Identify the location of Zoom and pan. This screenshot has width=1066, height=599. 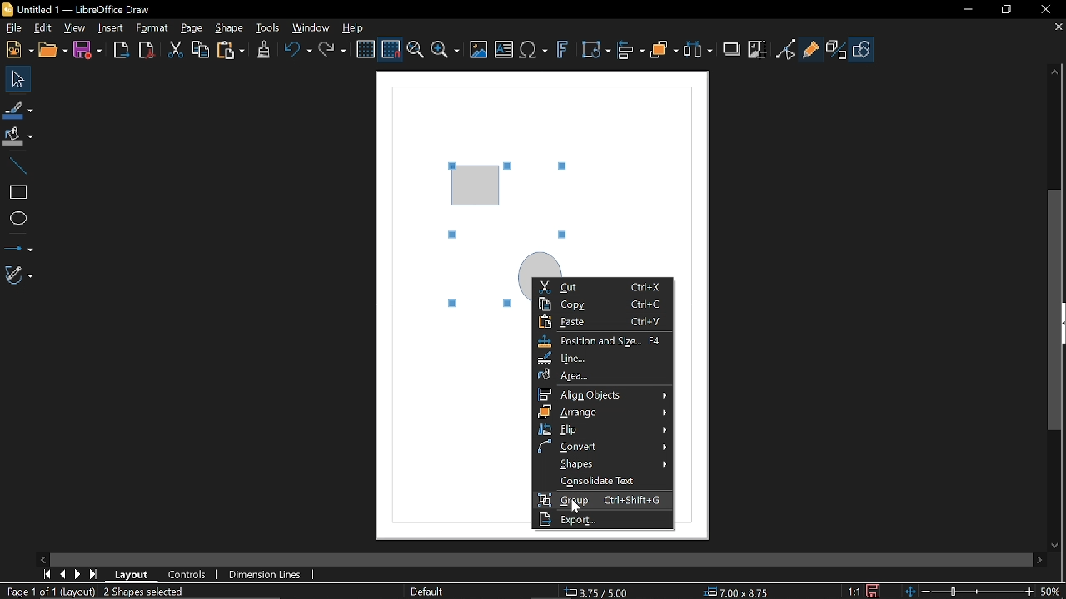
(415, 50).